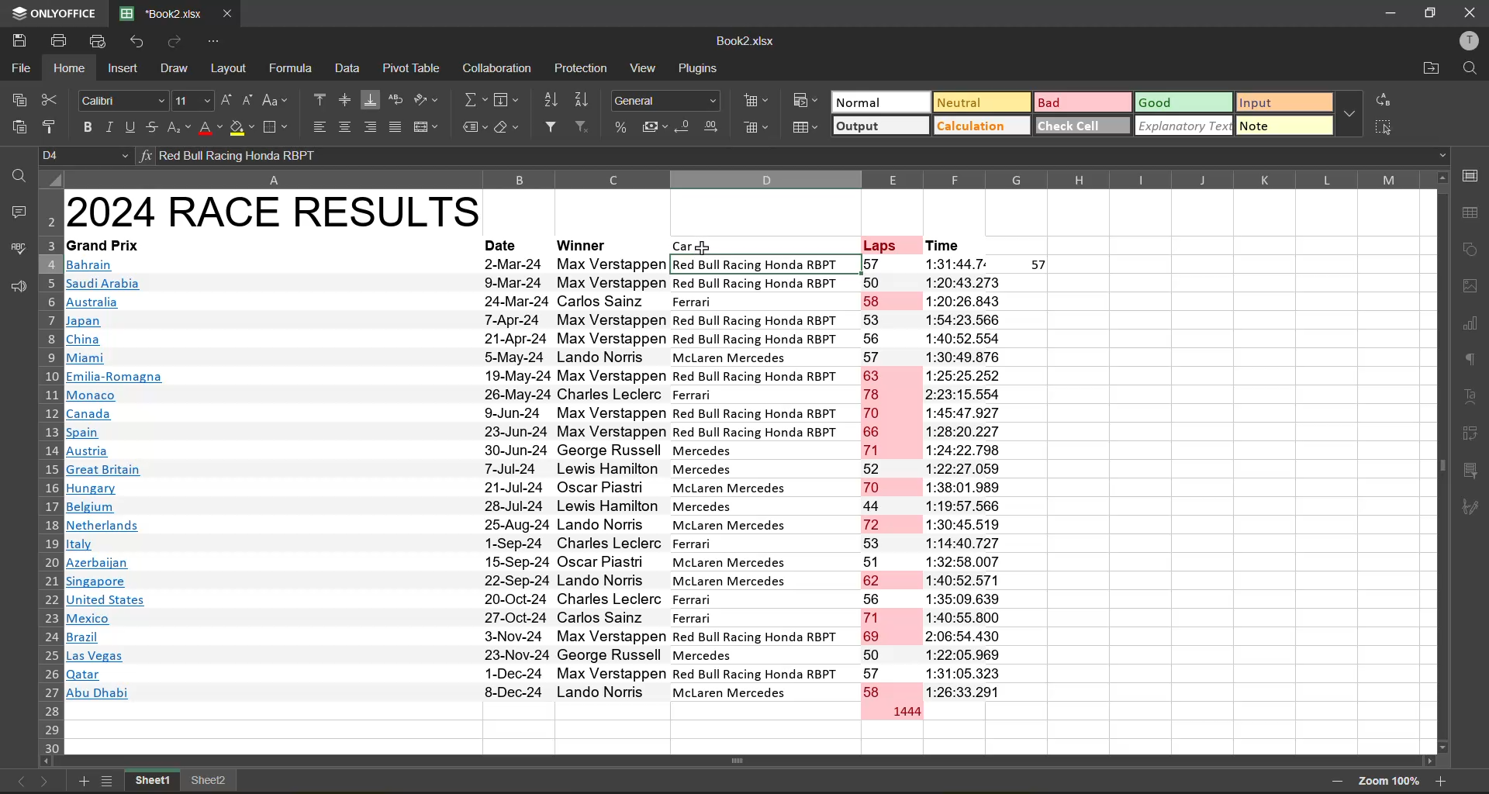  I want to click on insert, so click(122, 67).